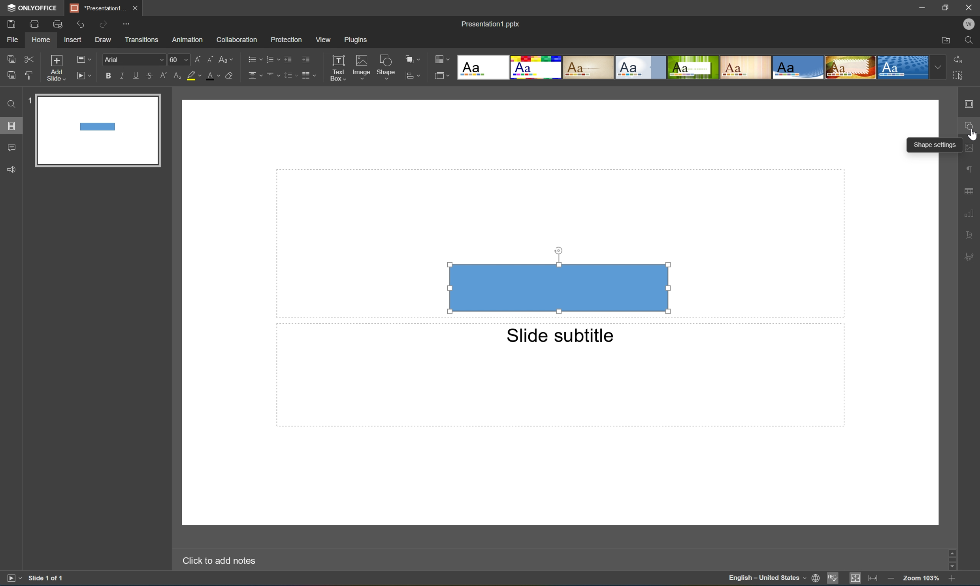  Describe the element at coordinates (272, 75) in the screenshot. I see `Vertically align` at that location.